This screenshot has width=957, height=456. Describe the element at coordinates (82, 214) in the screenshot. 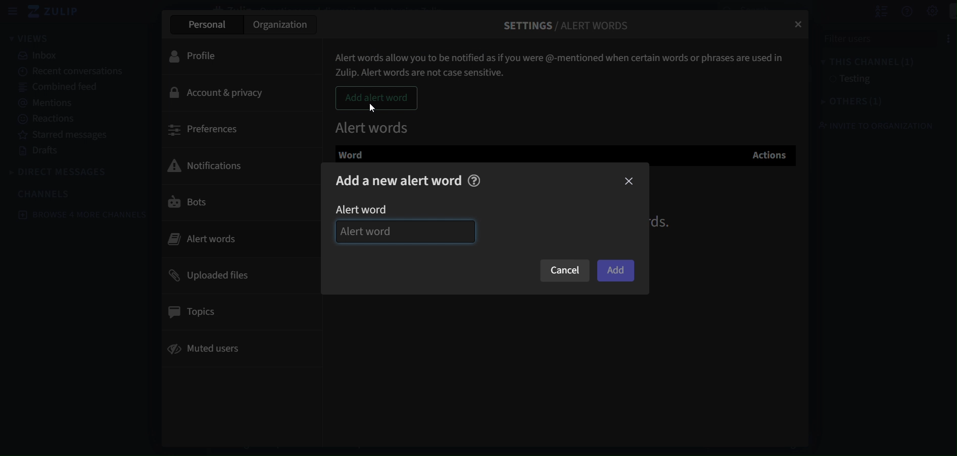

I see `browse 4 more channels` at that location.